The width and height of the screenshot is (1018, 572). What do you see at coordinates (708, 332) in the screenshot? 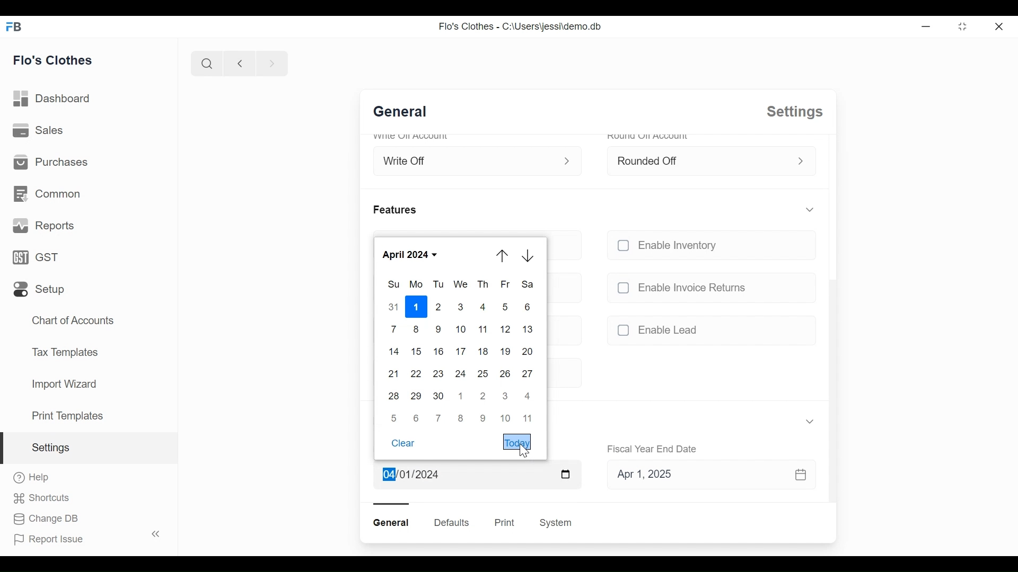
I see `unchecked Enable Lead` at bounding box center [708, 332].